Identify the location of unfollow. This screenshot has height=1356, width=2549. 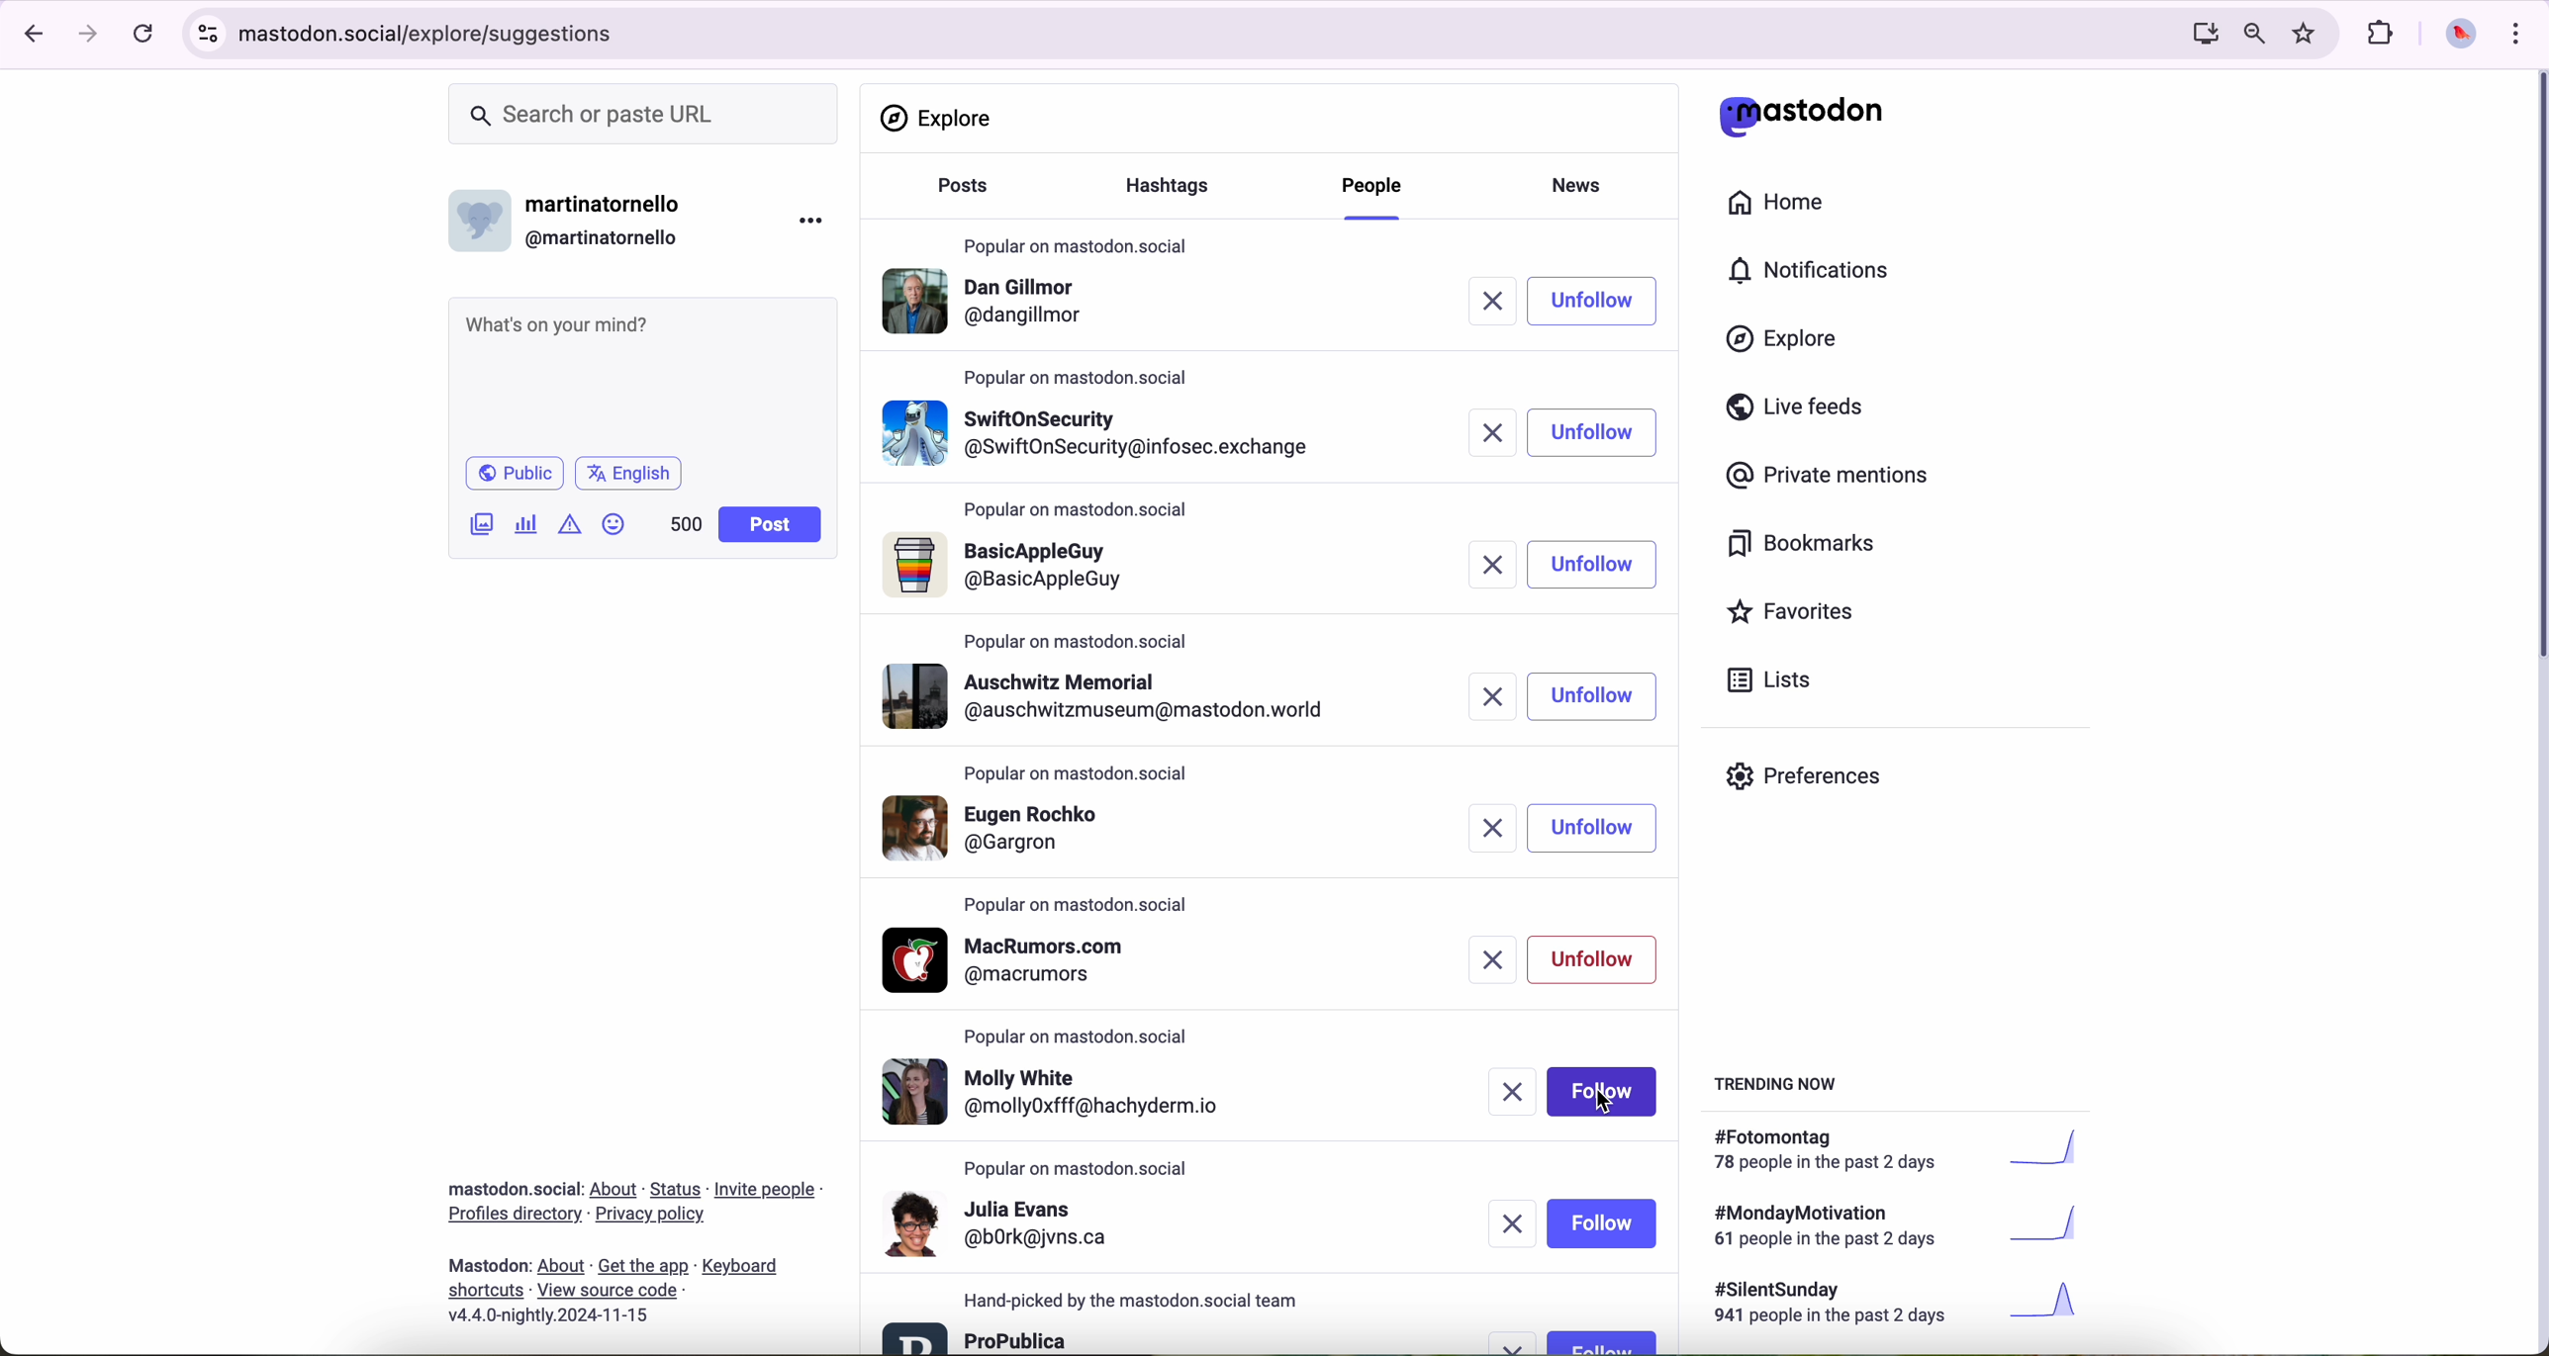
(1594, 696).